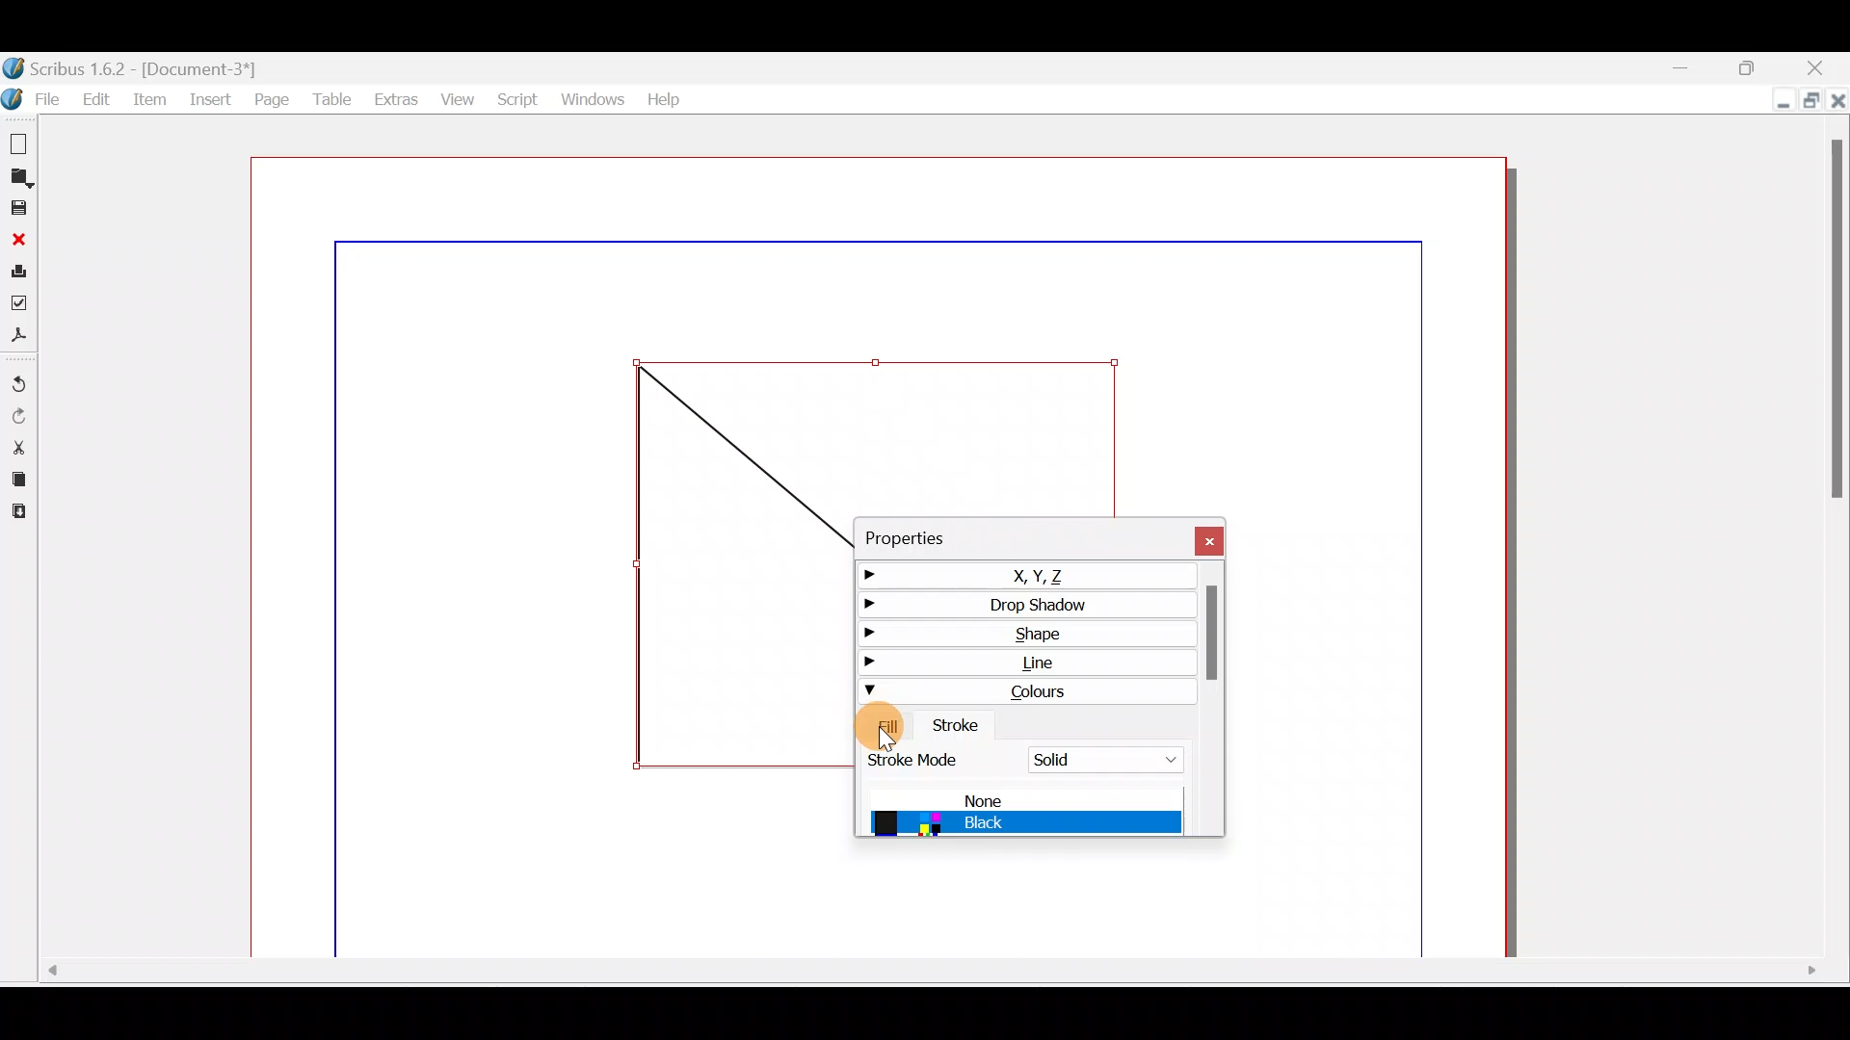  What do you see at coordinates (947, 534) in the screenshot?
I see `Properties` at bounding box center [947, 534].